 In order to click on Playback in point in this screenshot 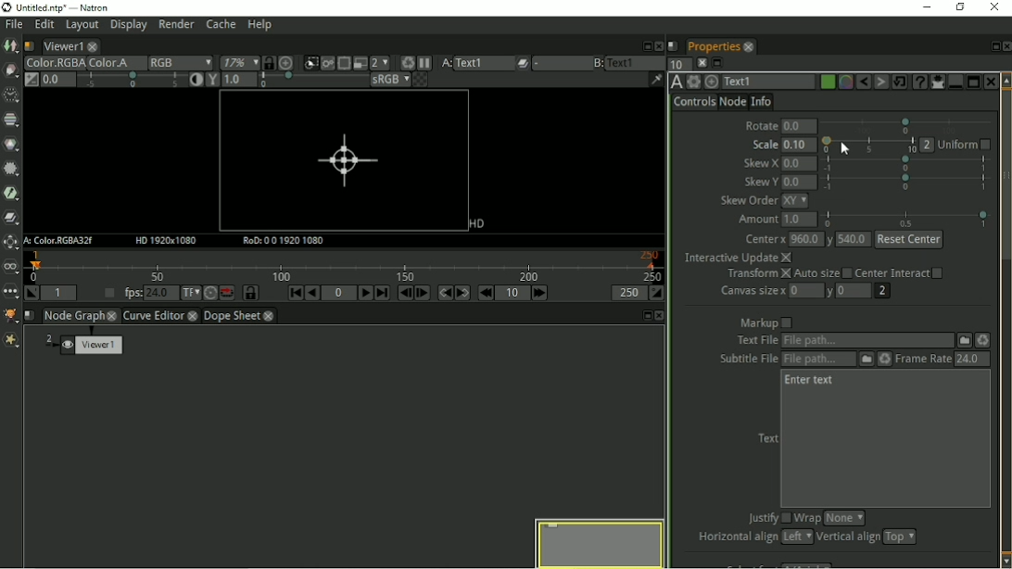, I will do `click(59, 293)`.